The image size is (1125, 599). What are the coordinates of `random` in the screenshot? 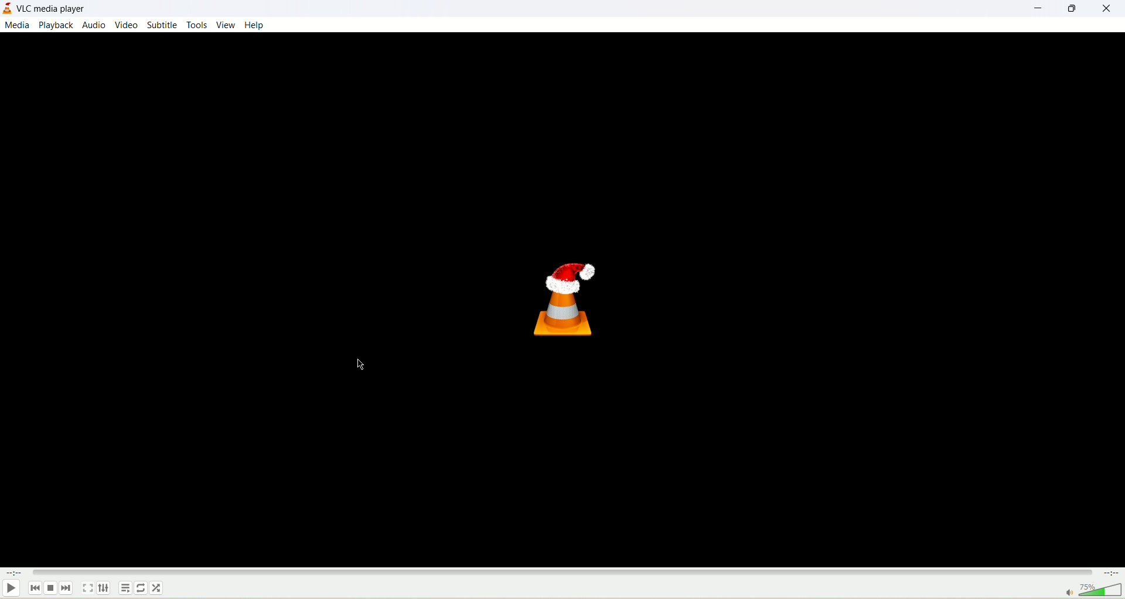 It's located at (158, 588).